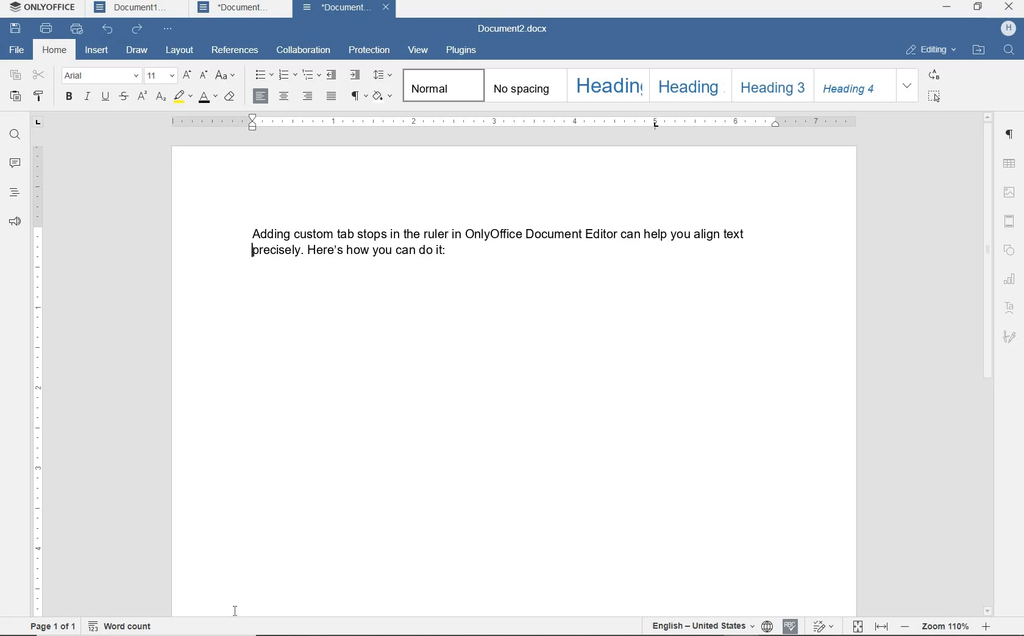 The width and height of the screenshot is (1024, 636). I want to click on word count, so click(120, 626).